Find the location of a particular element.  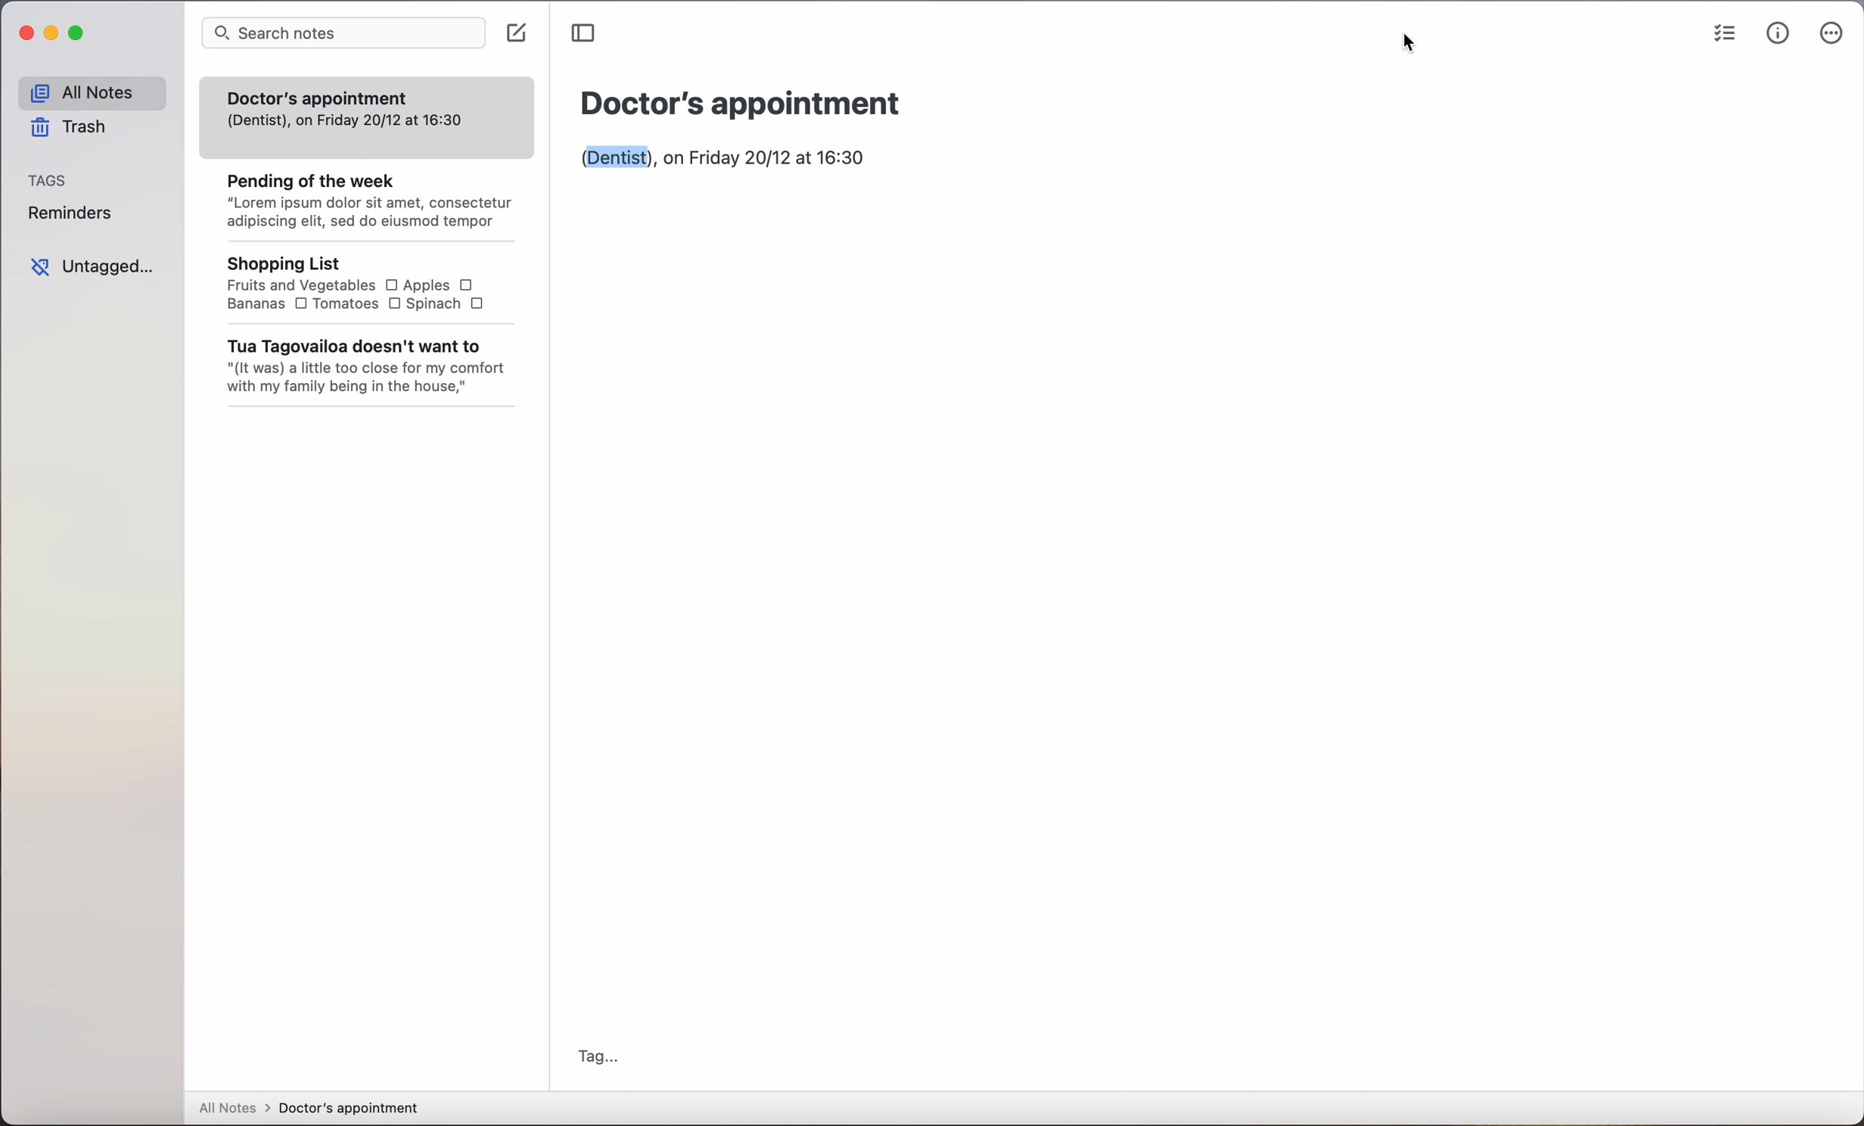

Tua Tagovailoa doesn't want to
"(It was) a little too close for my comfort
with my family being in the house," is located at coordinates (363, 367).